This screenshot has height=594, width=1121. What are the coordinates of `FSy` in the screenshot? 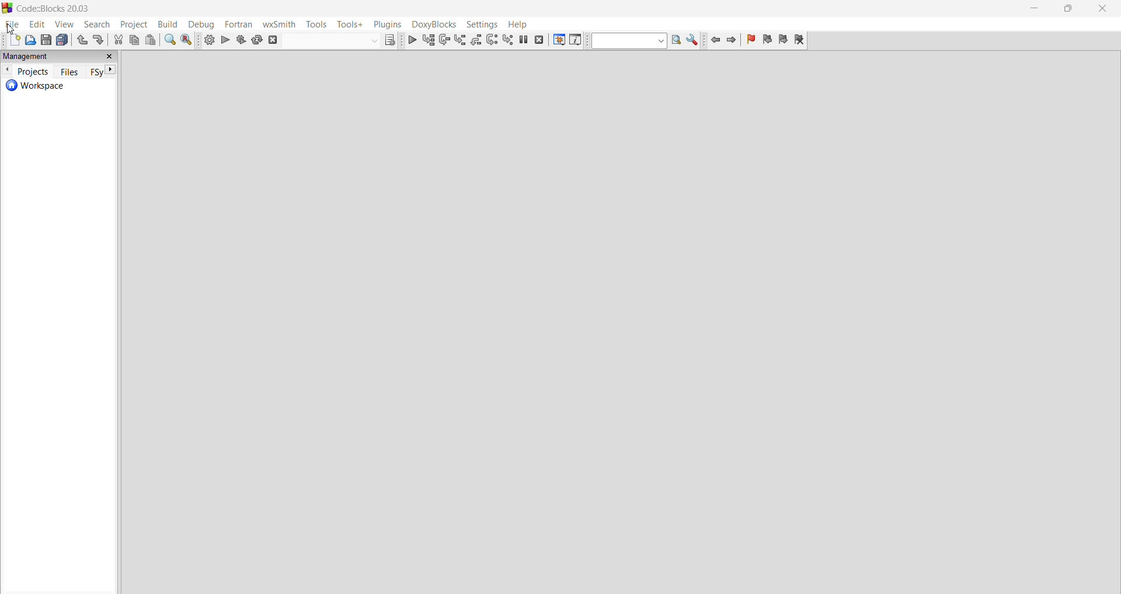 It's located at (95, 71).